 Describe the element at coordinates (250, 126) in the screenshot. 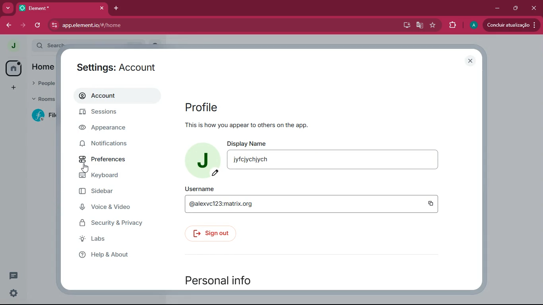

I see `This is how you appear to others on the app.` at that location.